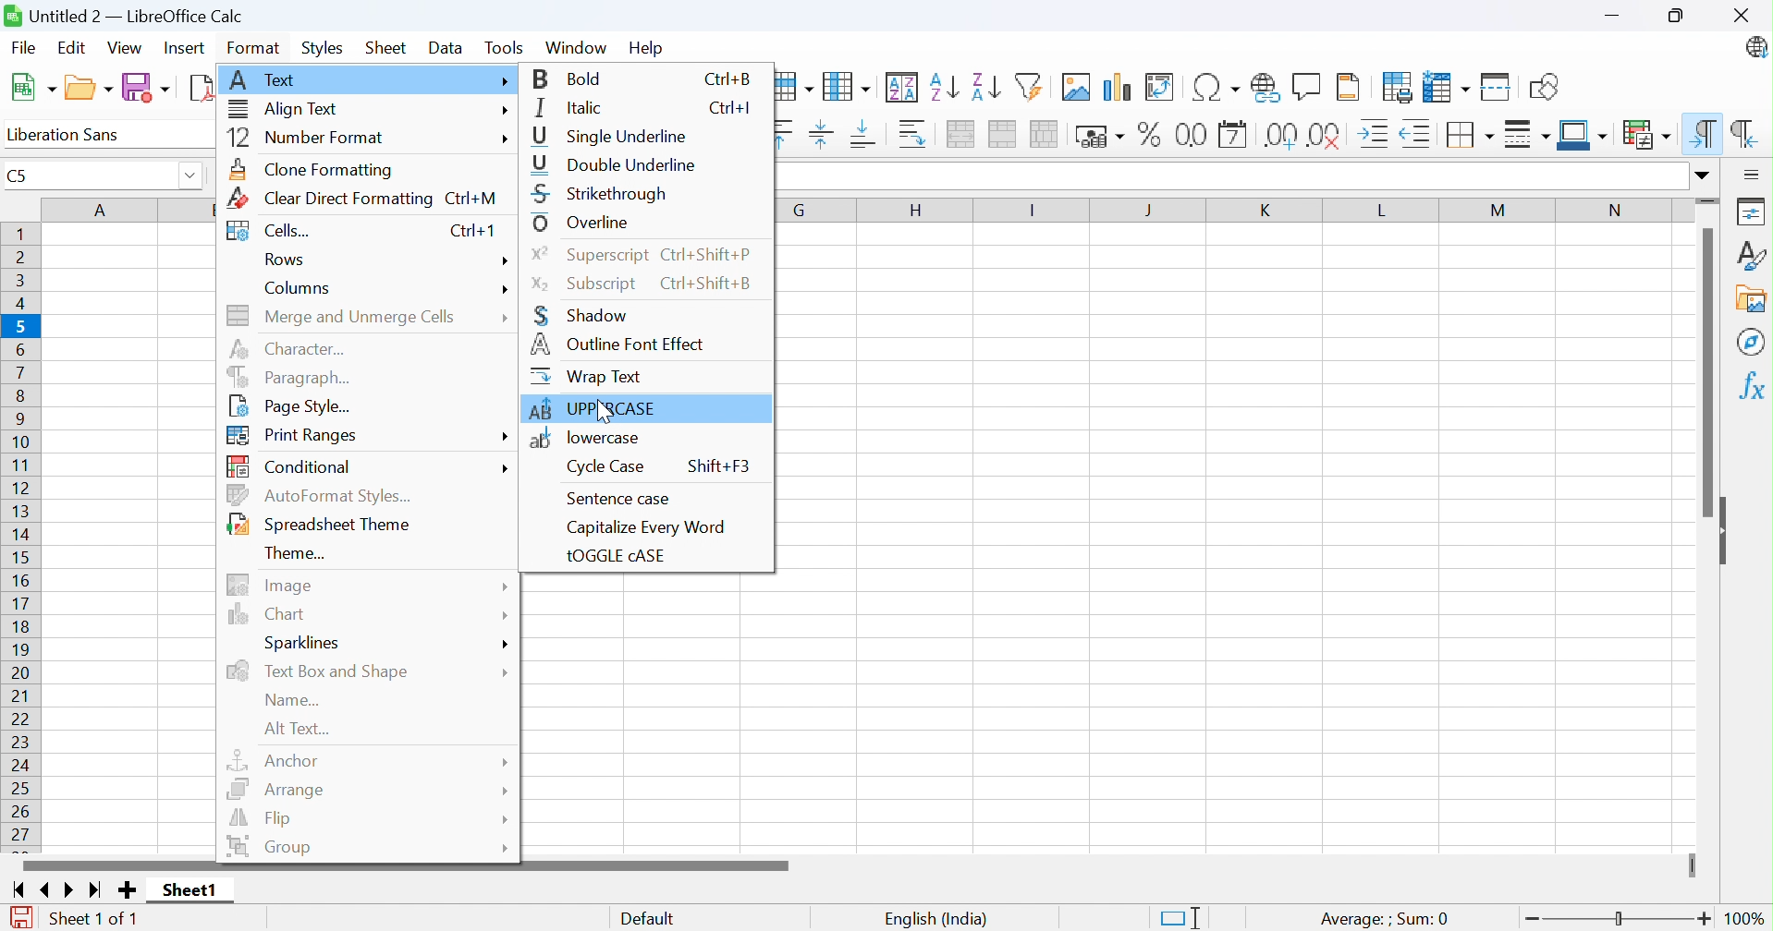  What do you see at coordinates (272, 585) in the screenshot?
I see `Image` at bounding box center [272, 585].